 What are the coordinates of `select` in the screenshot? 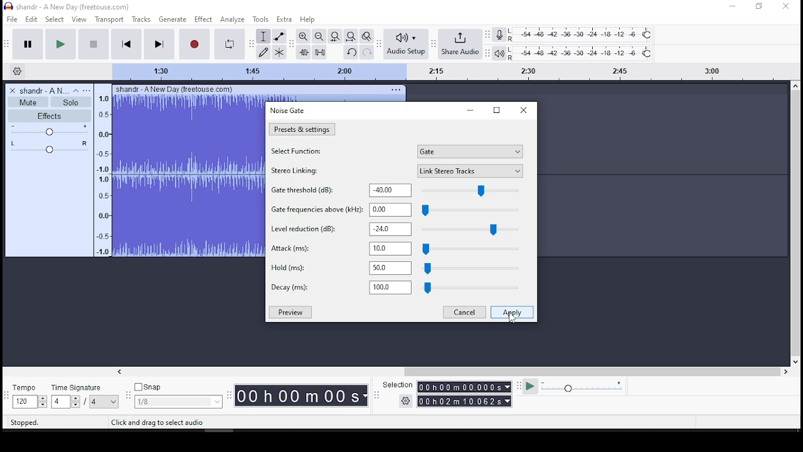 It's located at (55, 19).